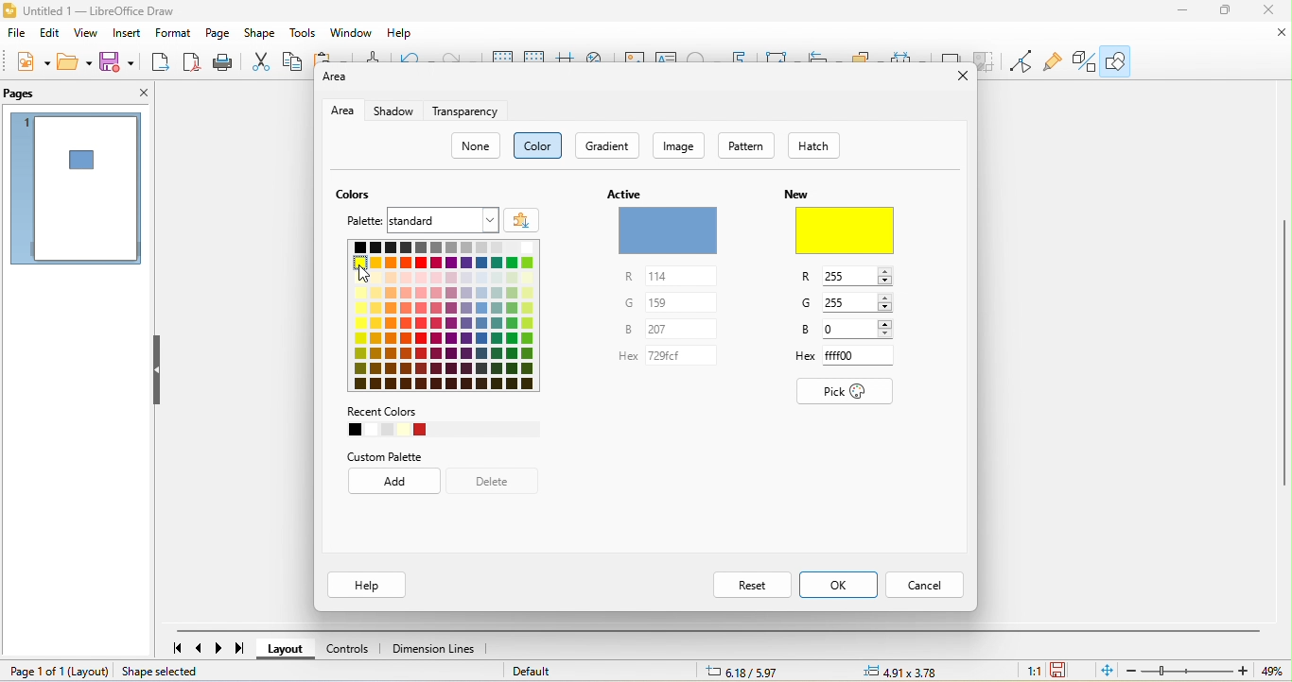 This screenshot has width=1292, height=682. What do you see at coordinates (849, 391) in the screenshot?
I see `pick` at bounding box center [849, 391].